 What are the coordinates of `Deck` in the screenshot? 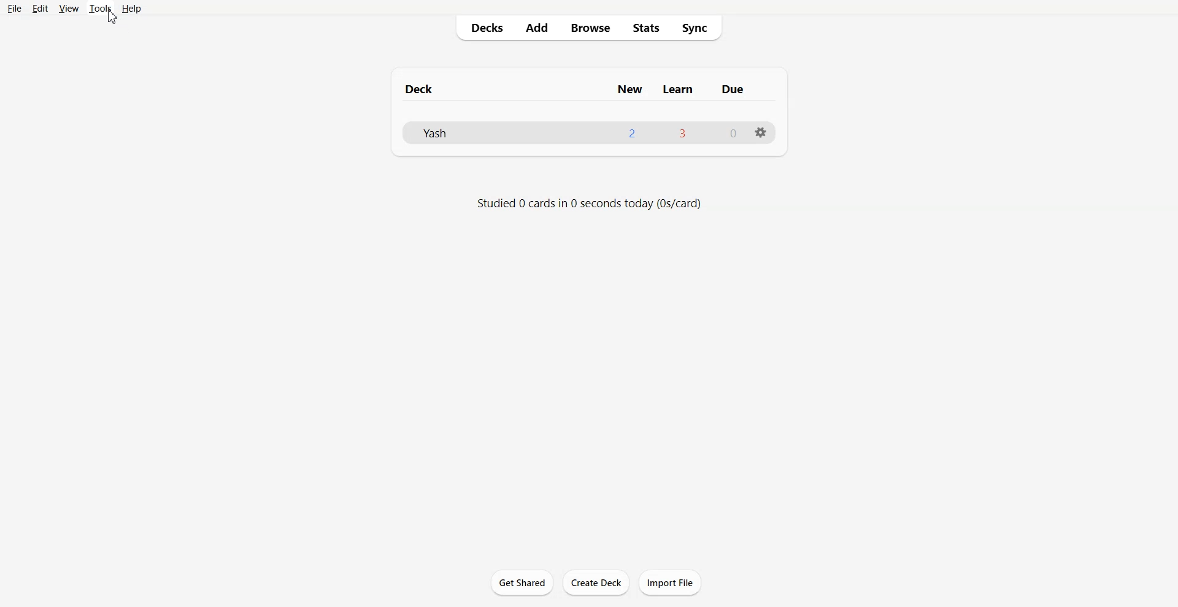 It's located at (422, 88).